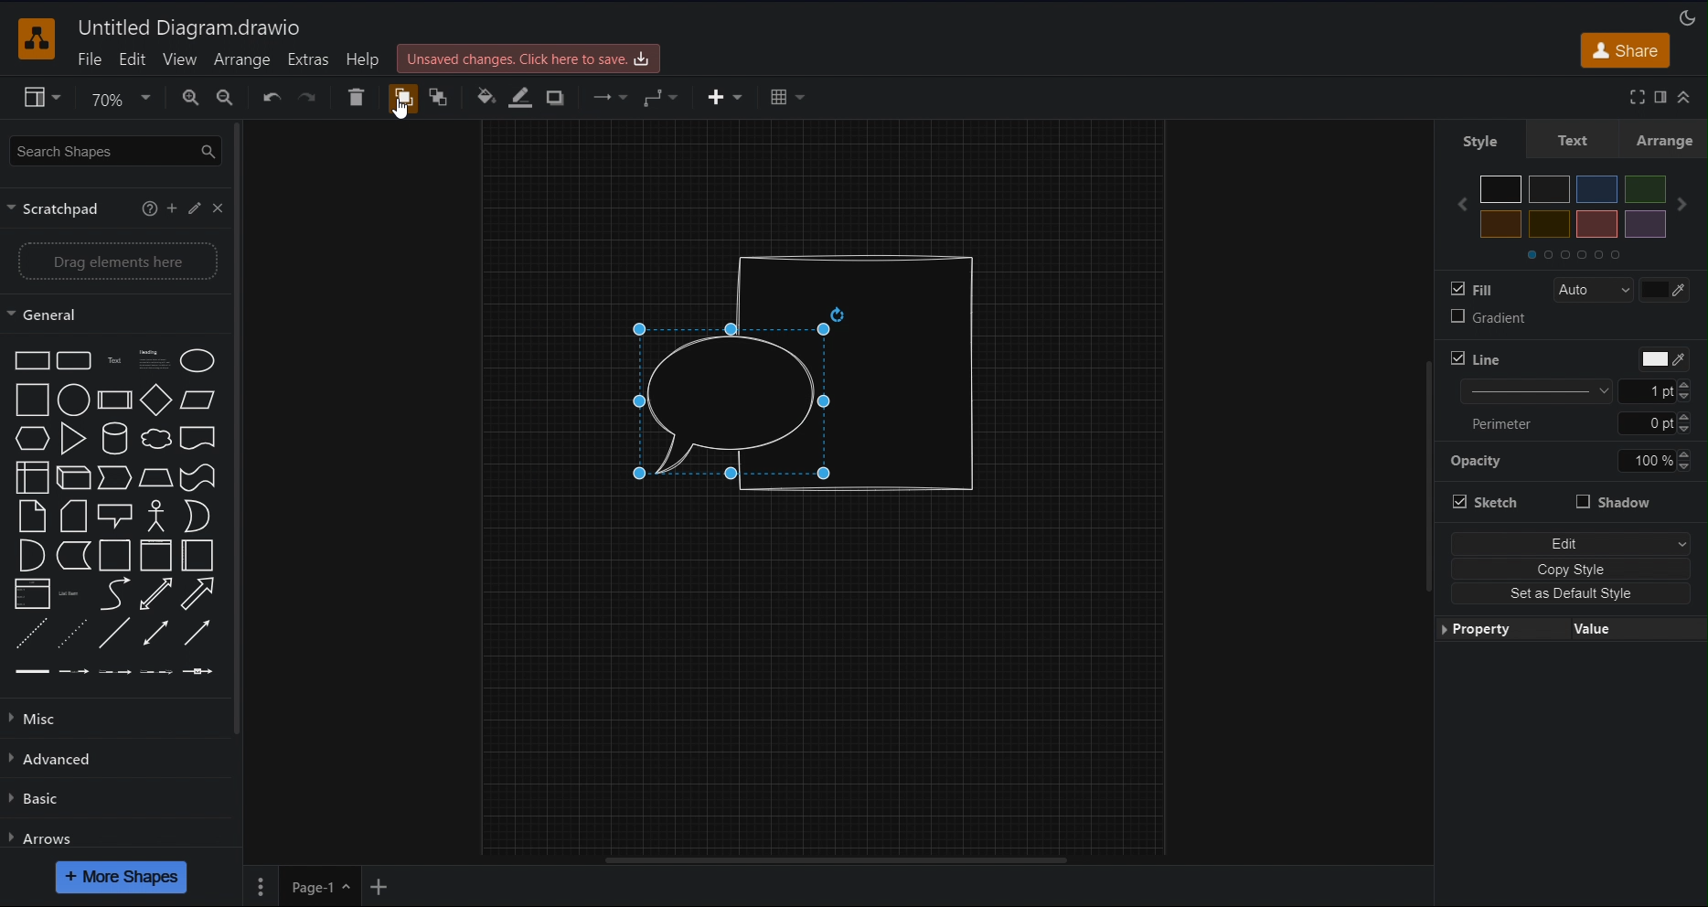  I want to click on Drag elements here, so click(113, 261).